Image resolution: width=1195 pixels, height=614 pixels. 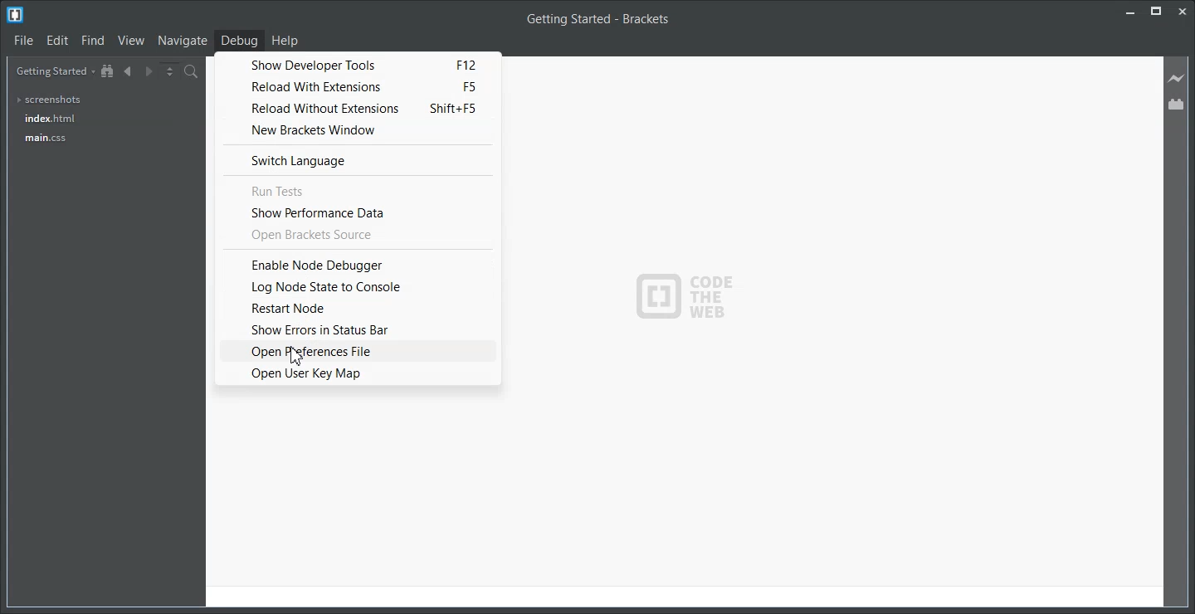 I want to click on Extension Manager, so click(x=1177, y=104).